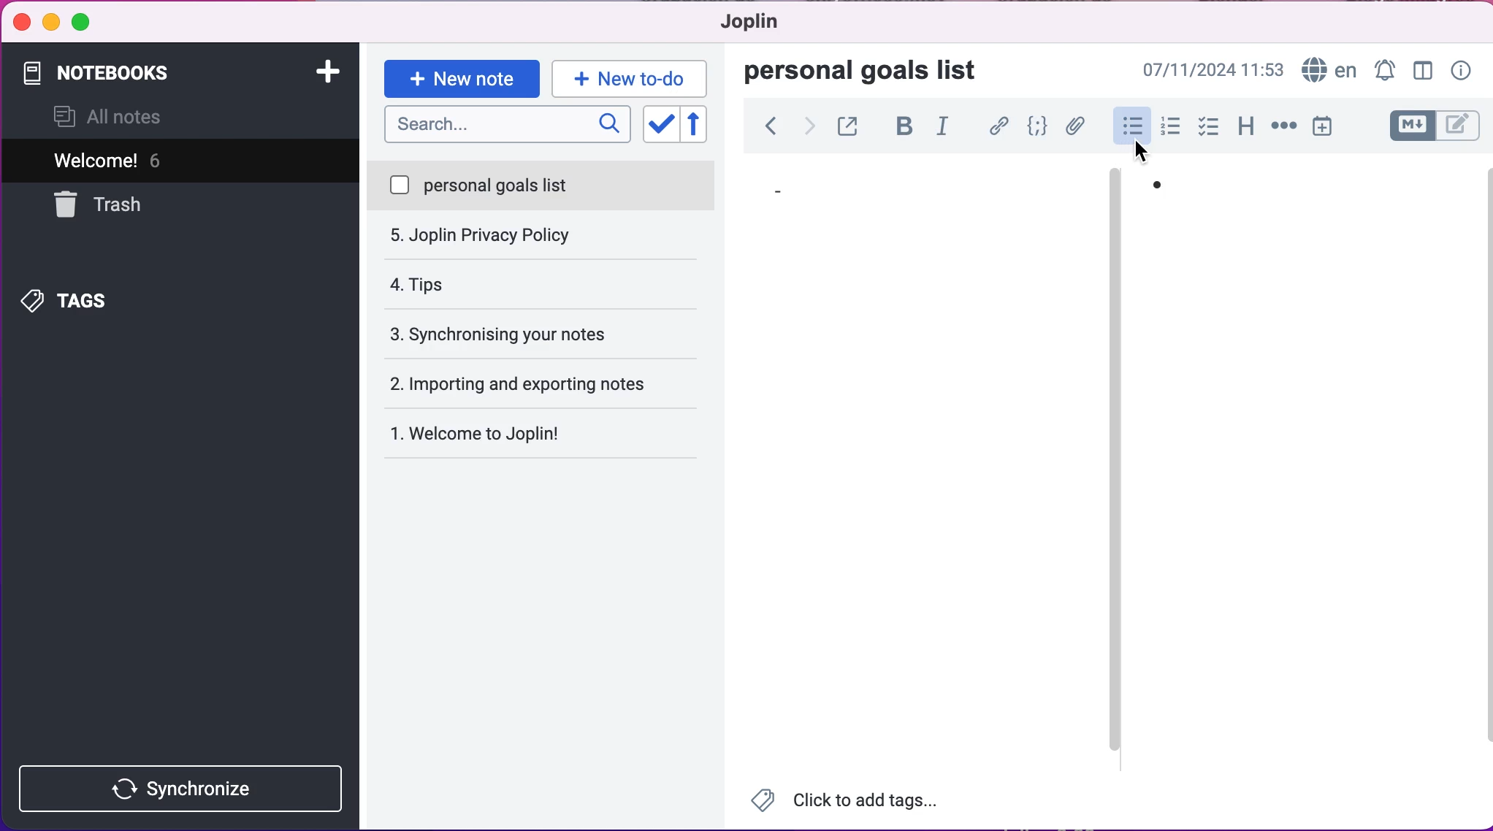 The image size is (1493, 831). What do you see at coordinates (134, 204) in the screenshot?
I see `trash` at bounding box center [134, 204].